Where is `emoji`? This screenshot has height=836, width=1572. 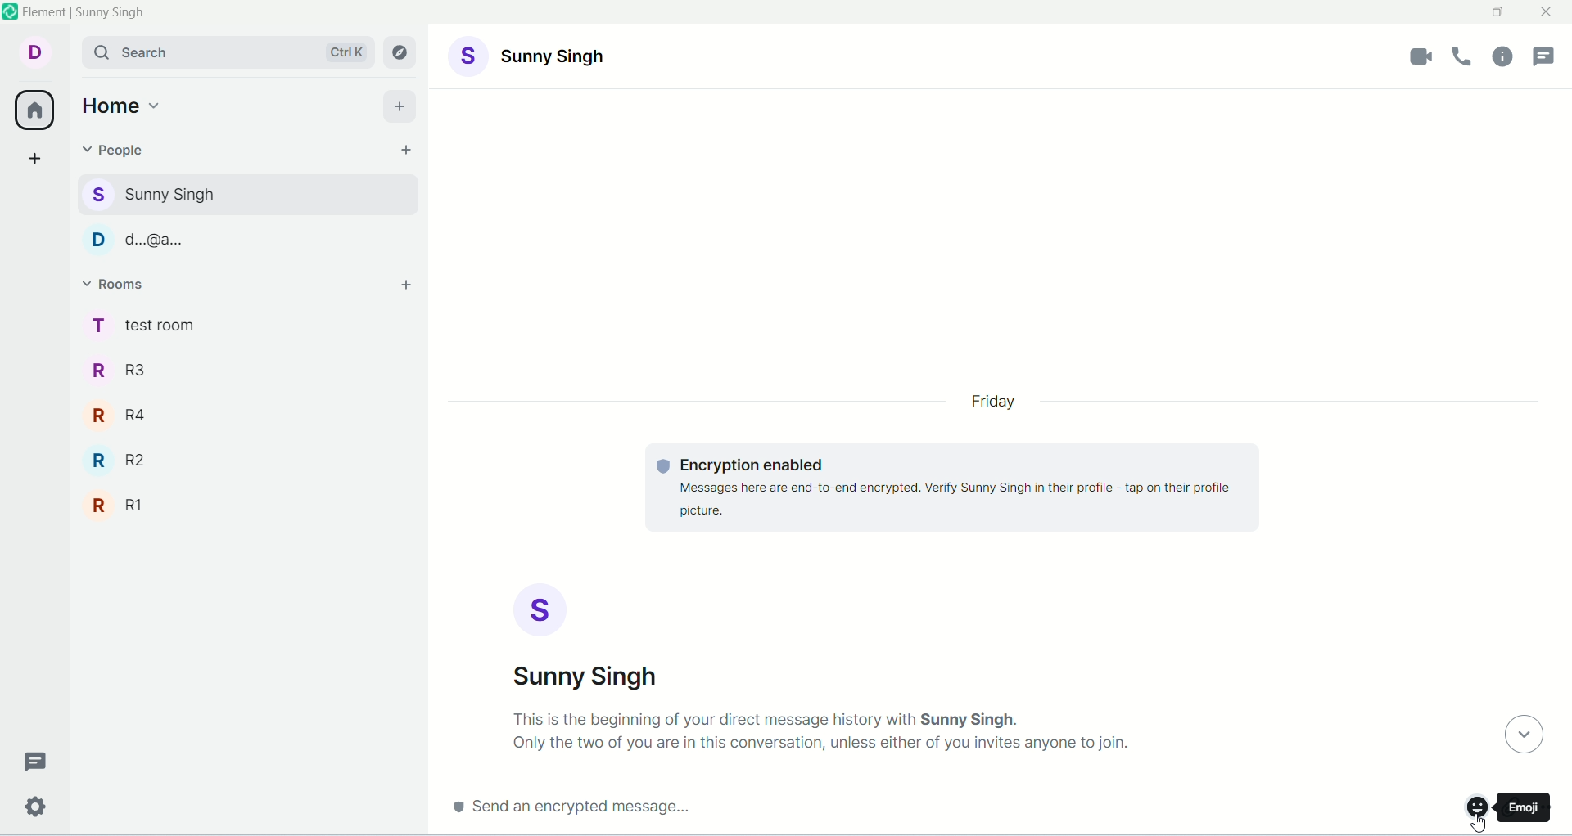
emoji is located at coordinates (1472, 809).